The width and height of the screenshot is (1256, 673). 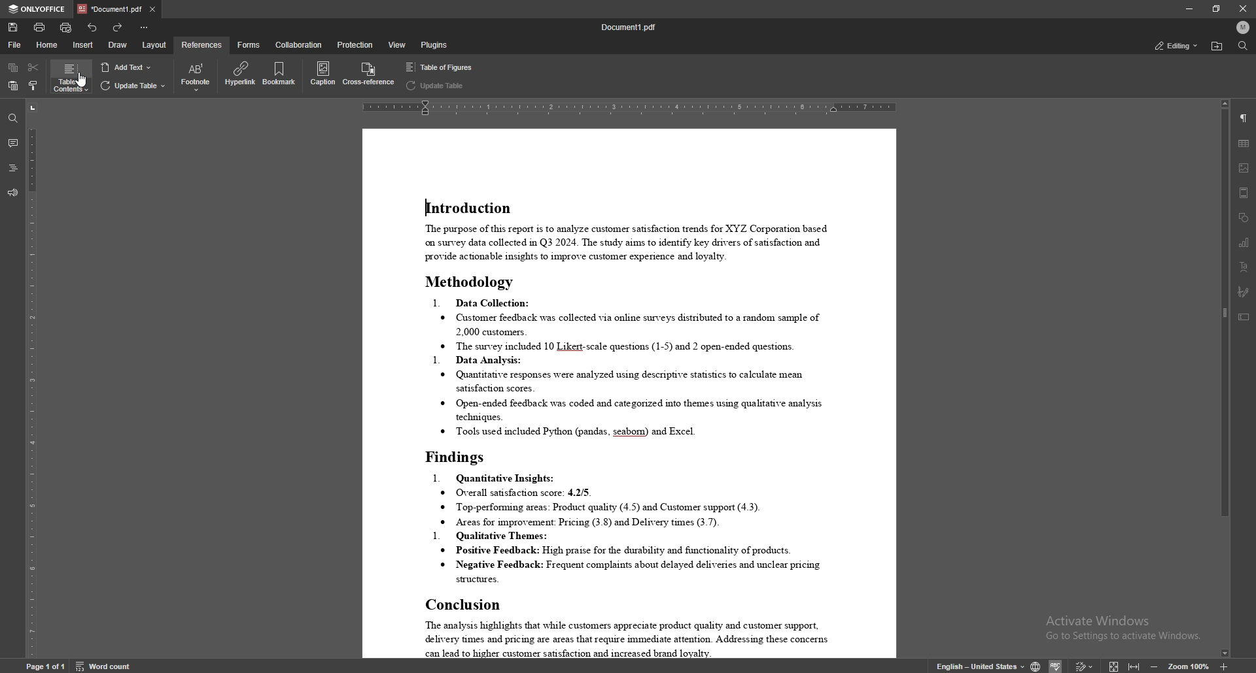 What do you see at coordinates (434, 46) in the screenshot?
I see `plugins` at bounding box center [434, 46].